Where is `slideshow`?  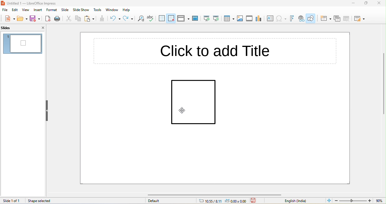
slideshow is located at coordinates (81, 10).